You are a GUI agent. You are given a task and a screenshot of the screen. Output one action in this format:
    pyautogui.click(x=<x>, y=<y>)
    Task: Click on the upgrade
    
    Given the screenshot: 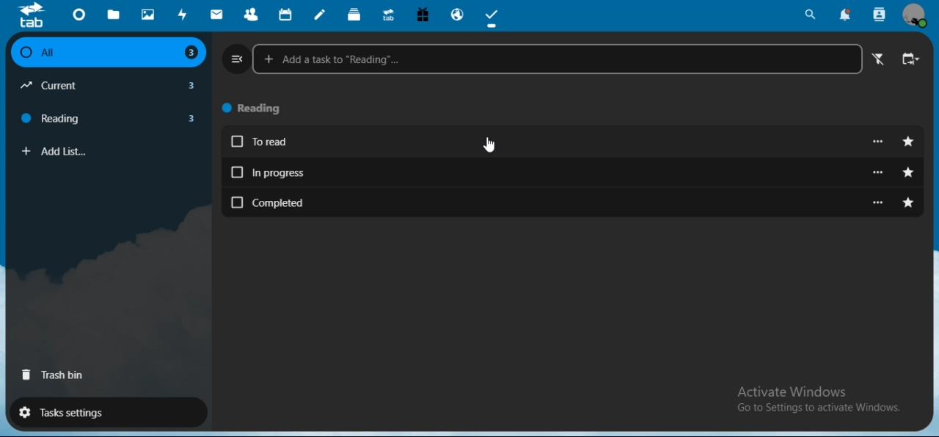 What is the action you would take?
    pyautogui.click(x=389, y=15)
    